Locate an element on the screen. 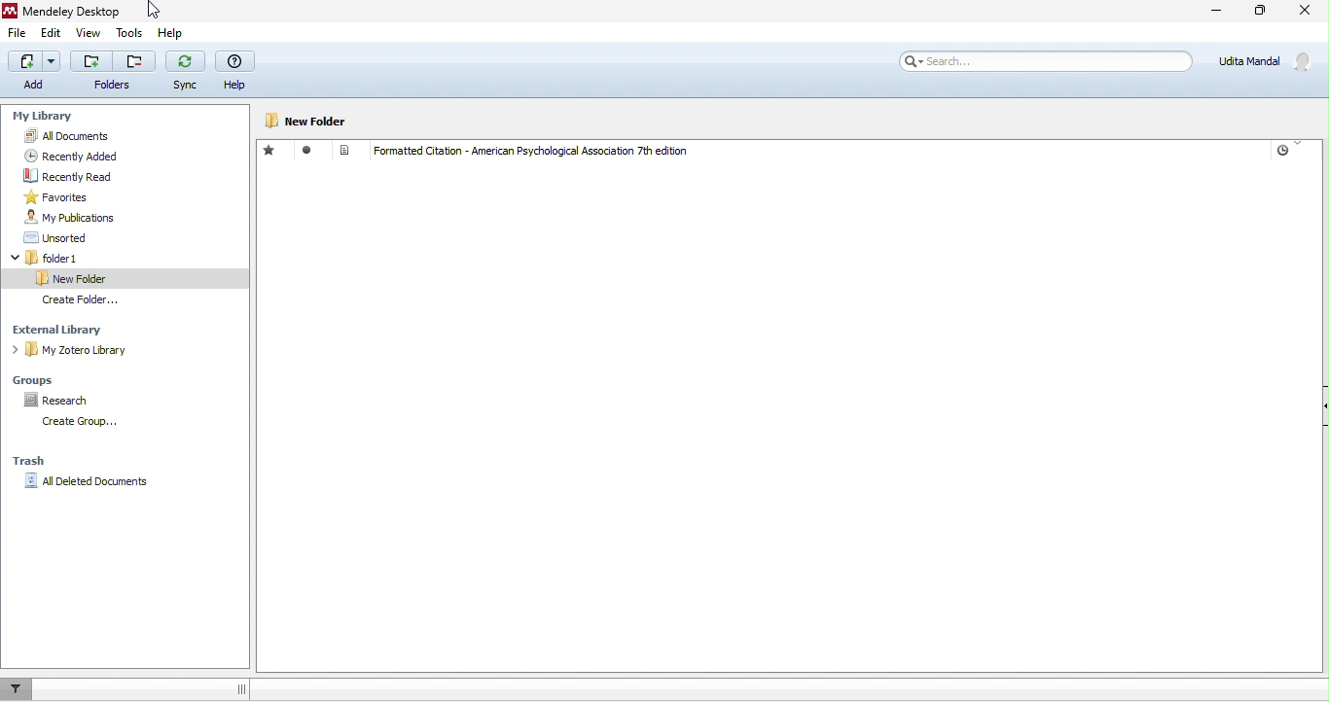  my library is located at coordinates (48, 117).